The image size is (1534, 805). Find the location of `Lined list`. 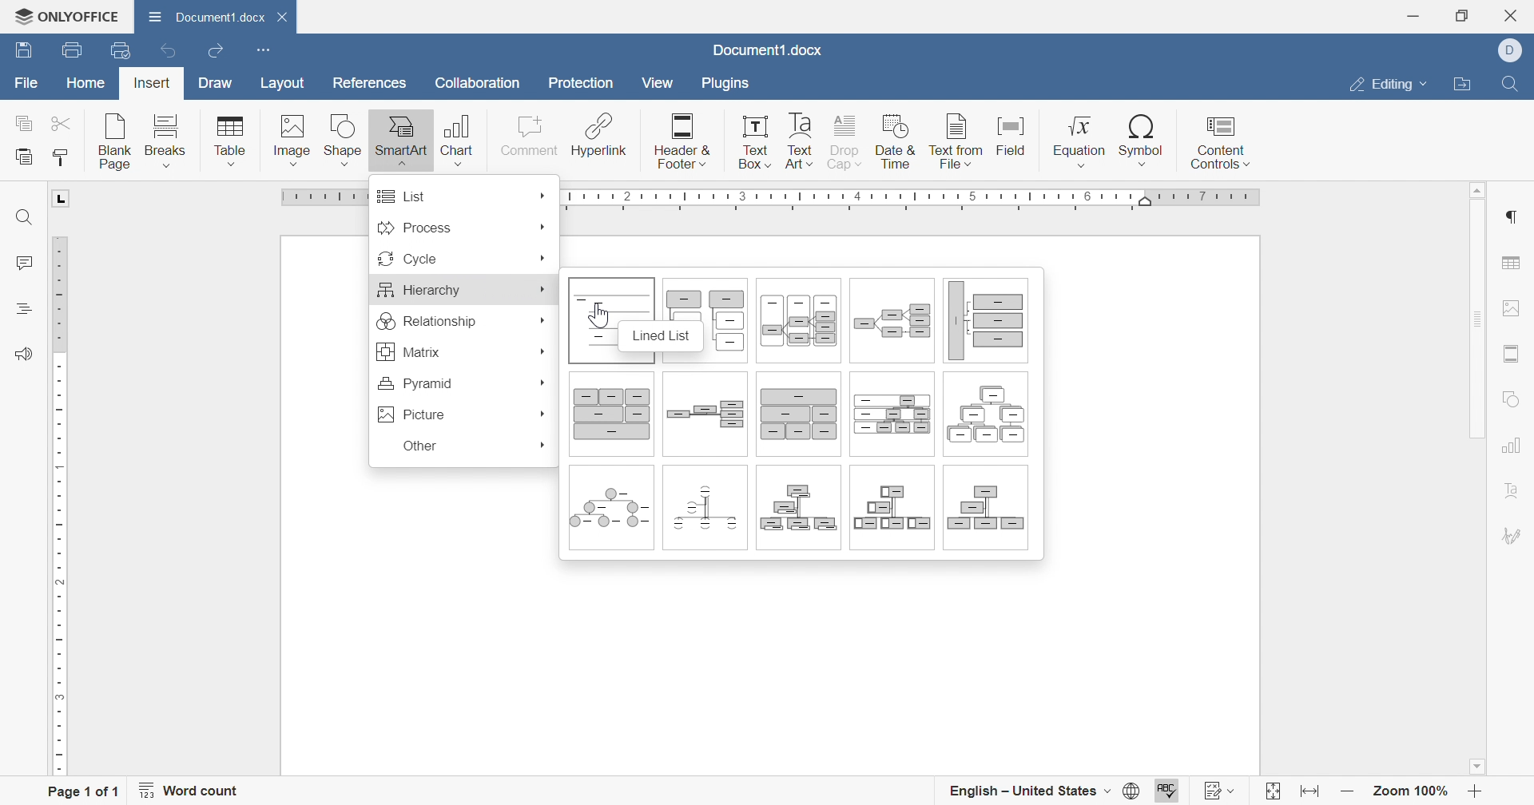

Lined list is located at coordinates (596, 322).